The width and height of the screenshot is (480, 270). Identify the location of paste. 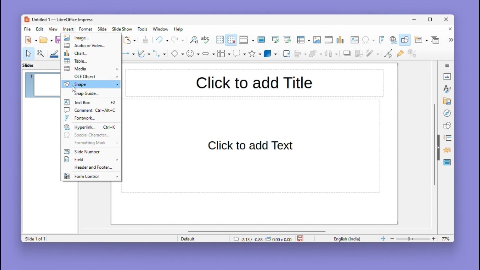
(130, 40).